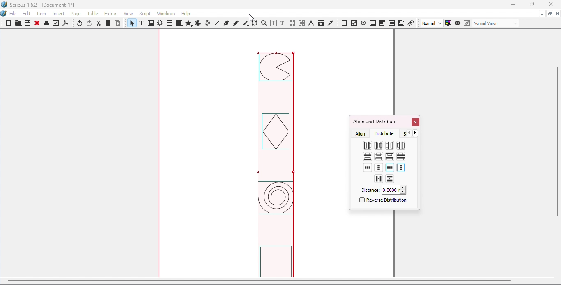 The image size is (561, 285). I want to click on Make vertical gaps between items and the top and bottom of the page equal, so click(379, 168).